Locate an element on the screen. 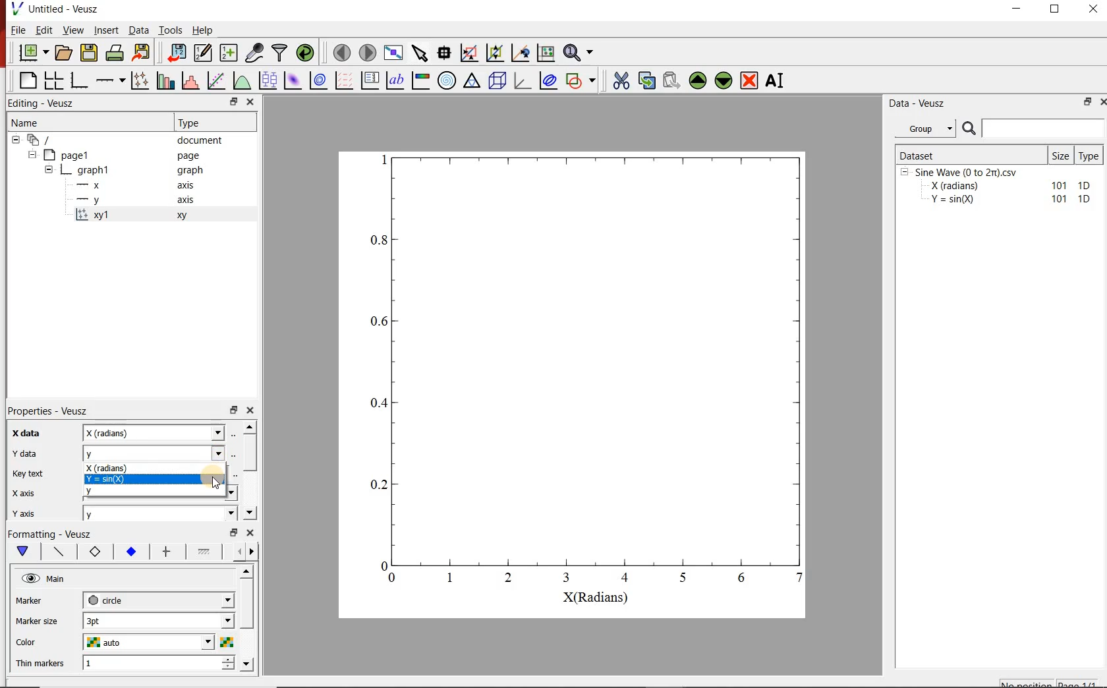 This screenshot has width=1107, height=688. capture remote data is located at coordinates (256, 53).